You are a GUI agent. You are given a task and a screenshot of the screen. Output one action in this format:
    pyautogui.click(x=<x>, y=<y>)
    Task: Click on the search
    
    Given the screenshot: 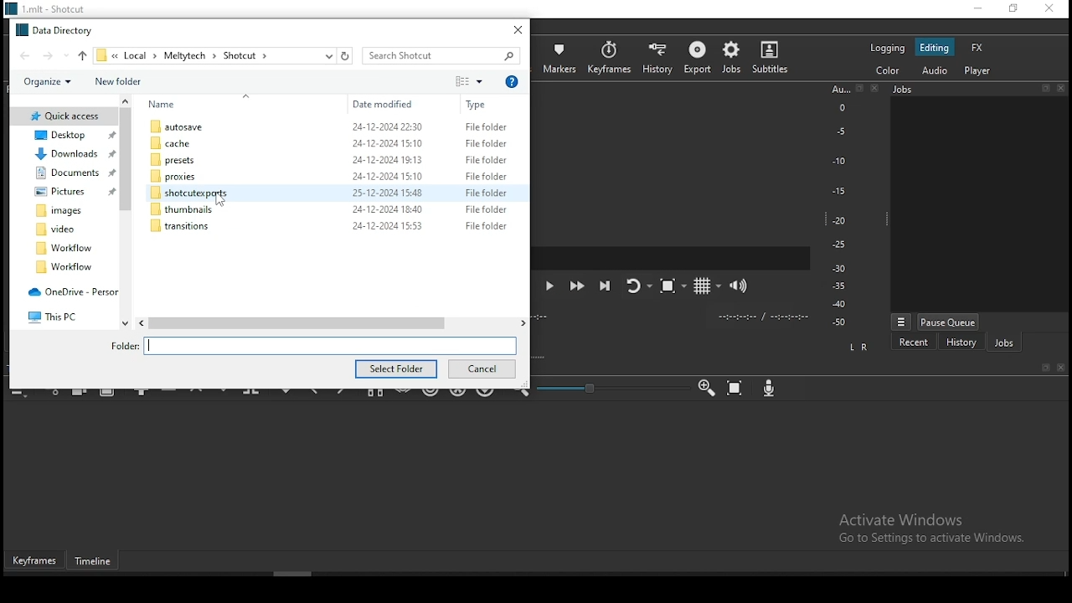 What is the action you would take?
    pyautogui.click(x=446, y=56)
    